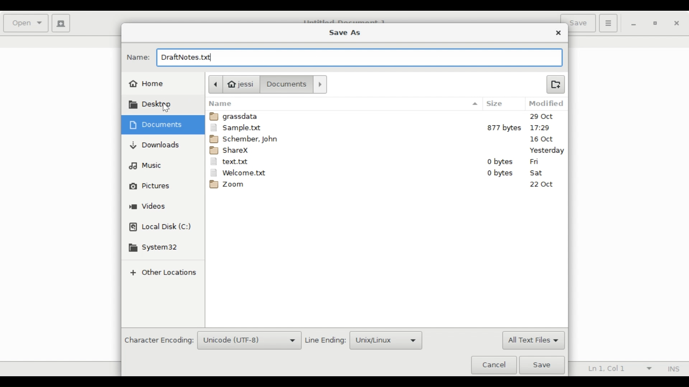 The image size is (689, 387). Describe the element at coordinates (559, 33) in the screenshot. I see `Close` at that location.